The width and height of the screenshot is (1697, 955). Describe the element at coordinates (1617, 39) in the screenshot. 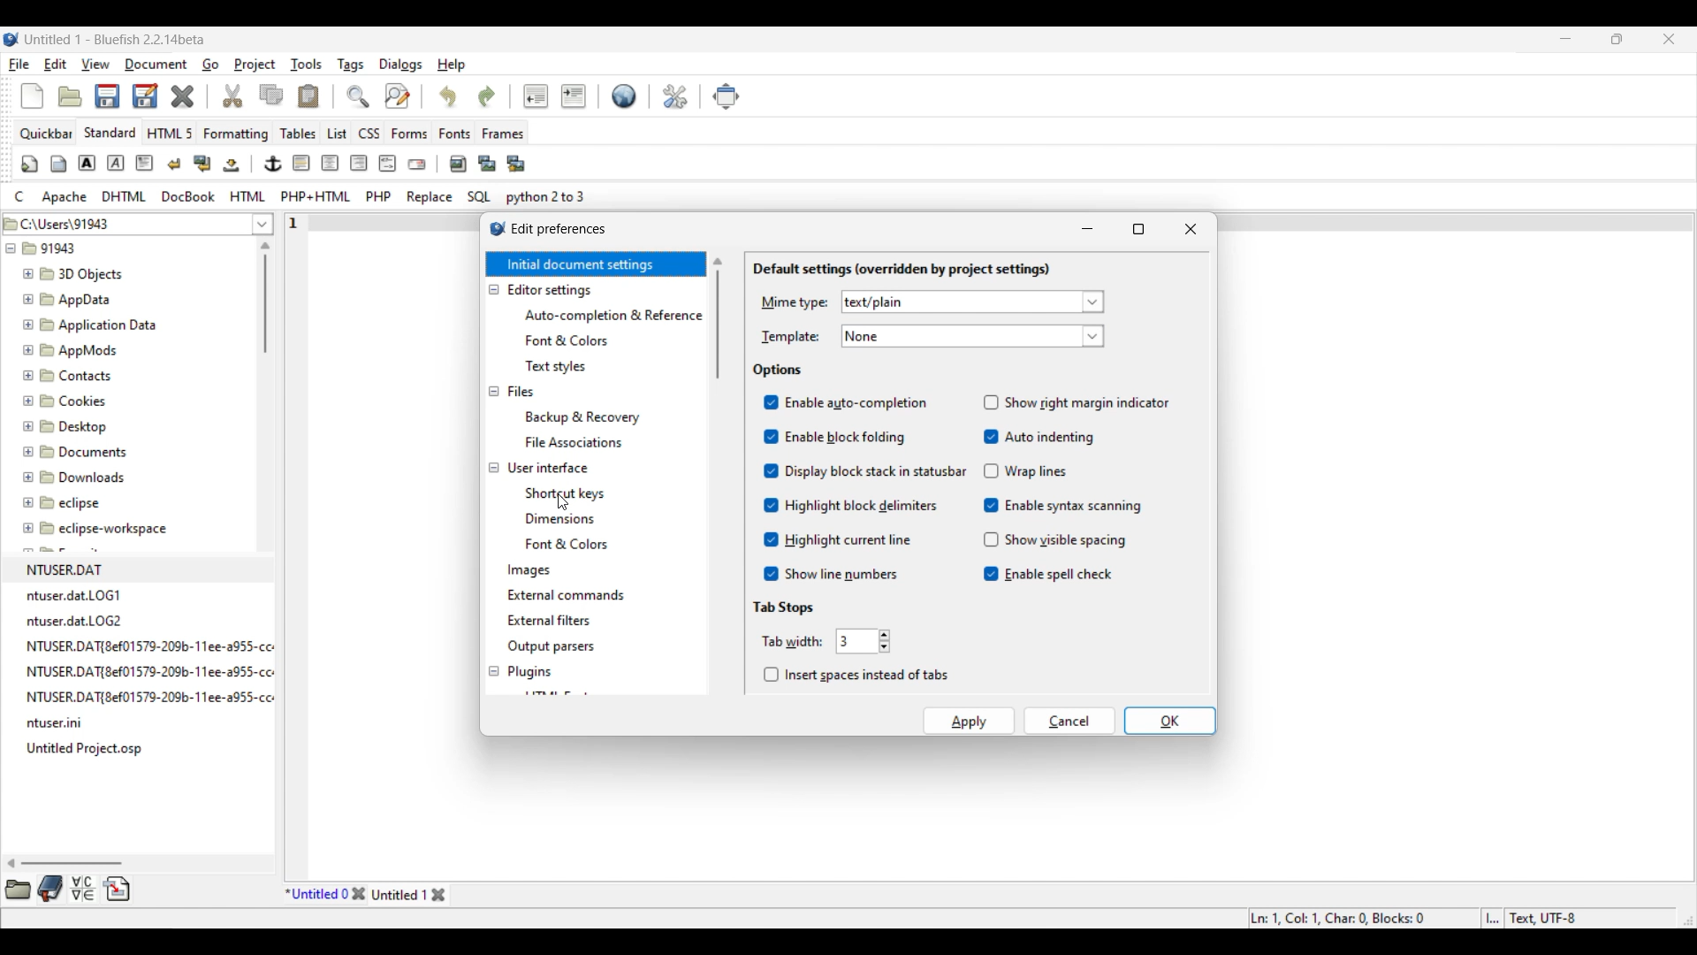

I see `Show in smaller tab` at that location.